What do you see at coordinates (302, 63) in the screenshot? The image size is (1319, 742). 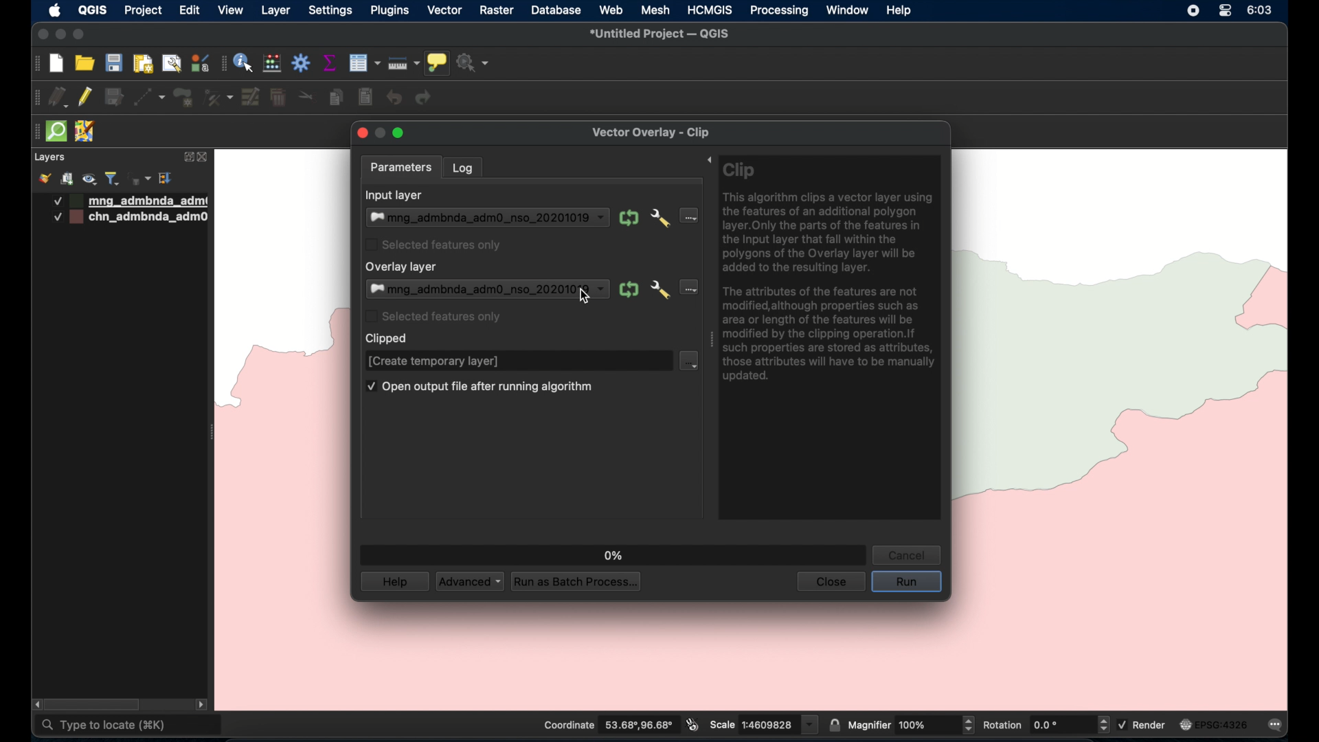 I see `toolbox` at bounding box center [302, 63].